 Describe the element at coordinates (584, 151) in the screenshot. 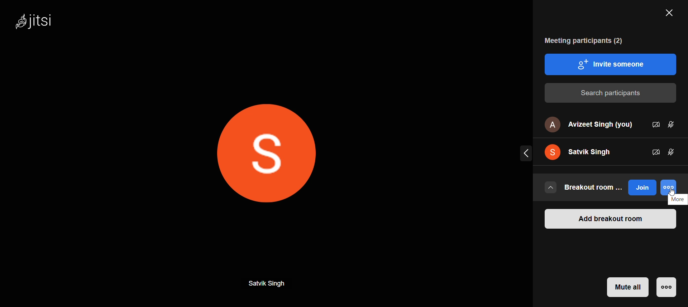

I see `satvik singh` at that location.